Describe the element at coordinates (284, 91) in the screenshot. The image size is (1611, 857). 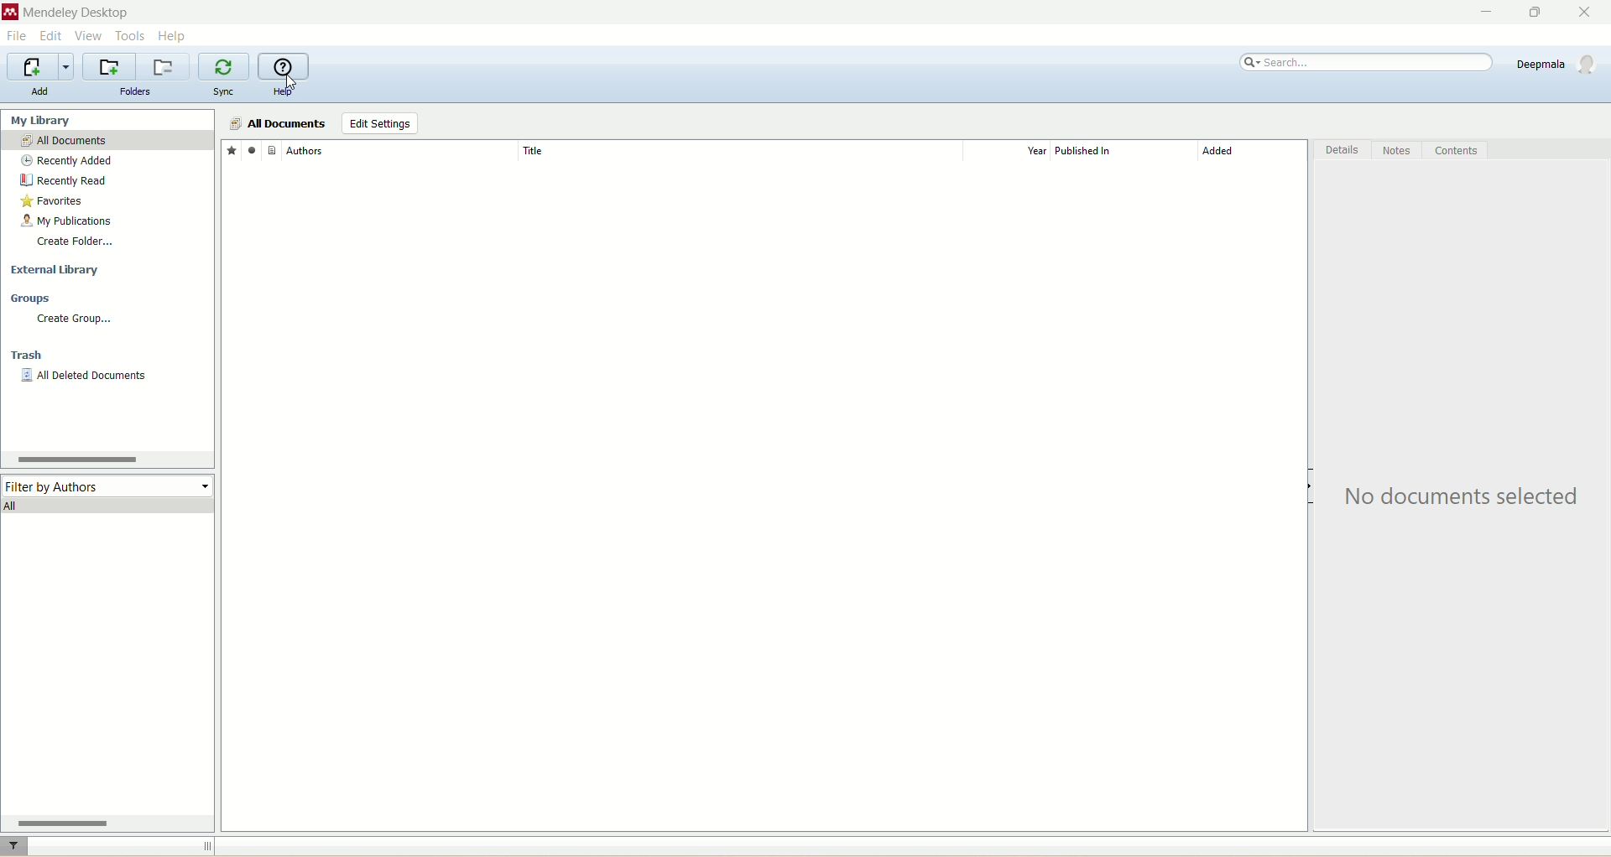
I see `help` at that location.